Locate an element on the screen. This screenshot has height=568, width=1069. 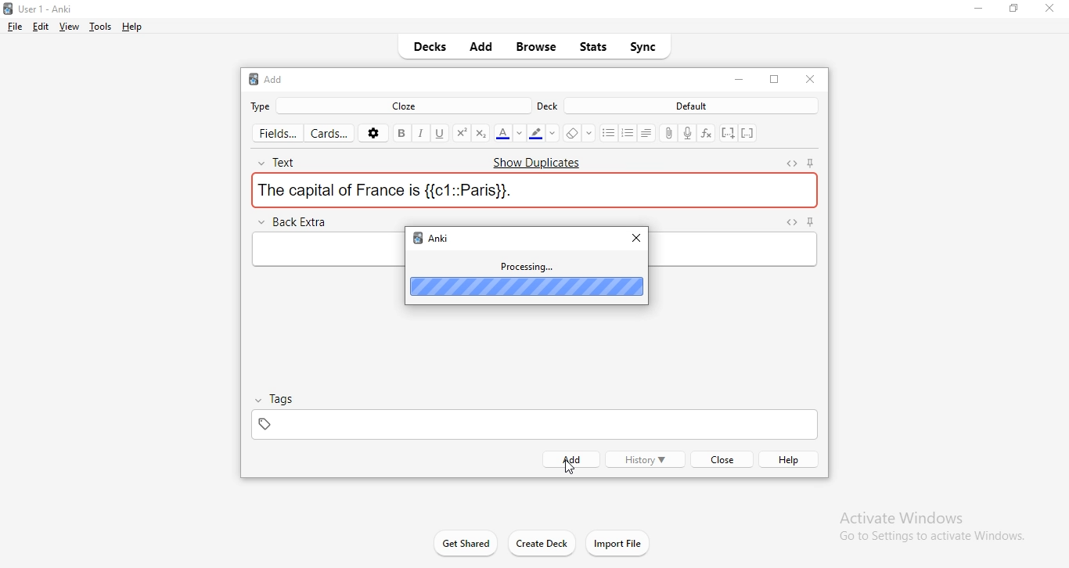
italics is located at coordinates (423, 133).